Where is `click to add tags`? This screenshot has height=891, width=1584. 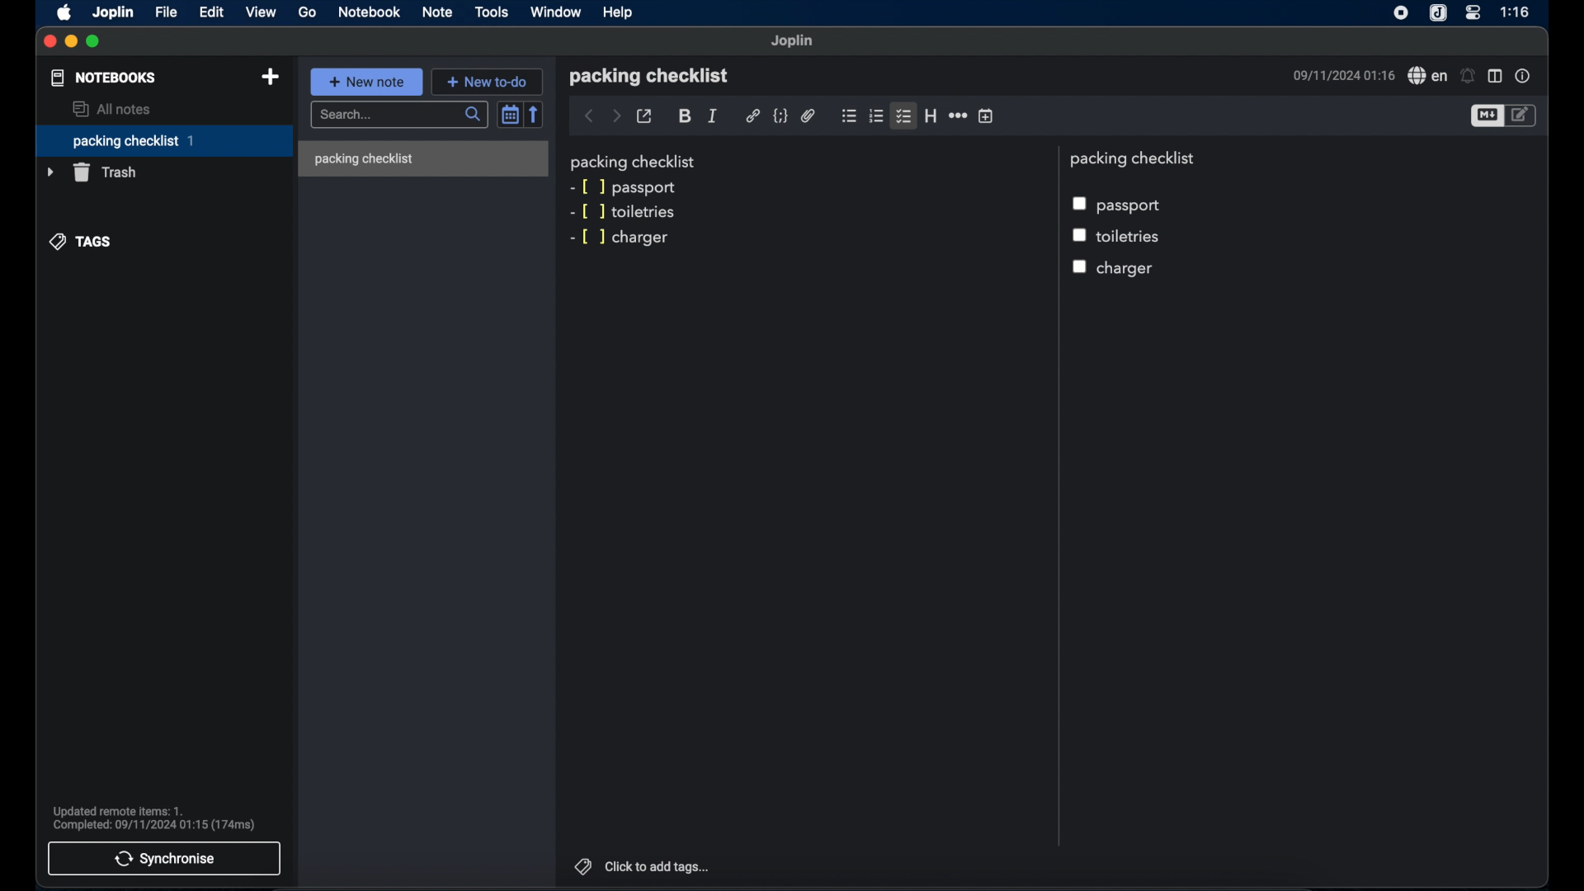
click to add tags is located at coordinates (643, 865).